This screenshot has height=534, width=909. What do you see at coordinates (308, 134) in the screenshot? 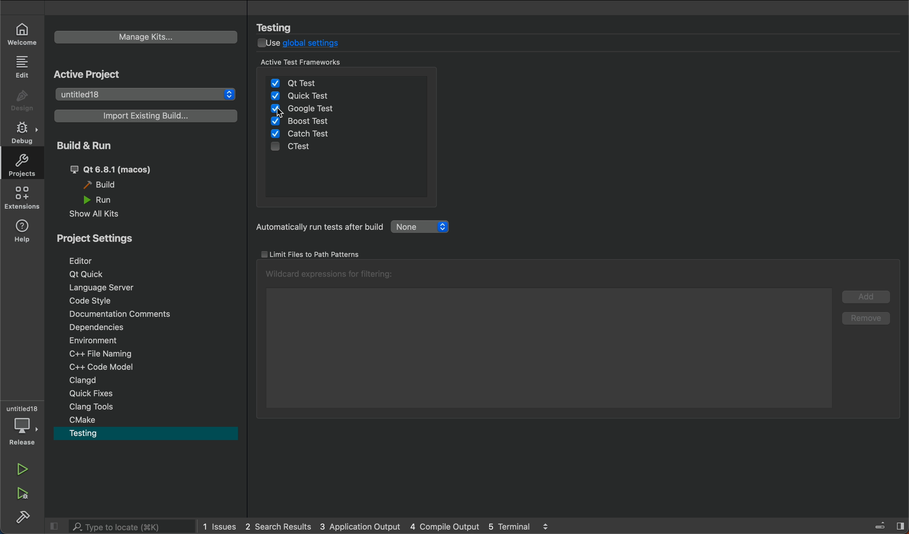
I see `catch test` at bounding box center [308, 134].